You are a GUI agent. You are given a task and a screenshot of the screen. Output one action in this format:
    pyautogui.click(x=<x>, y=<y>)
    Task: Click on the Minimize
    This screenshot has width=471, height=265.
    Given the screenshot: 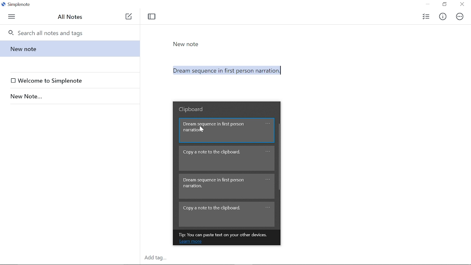 What is the action you would take?
    pyautogui.click(x=428, y=4)
    